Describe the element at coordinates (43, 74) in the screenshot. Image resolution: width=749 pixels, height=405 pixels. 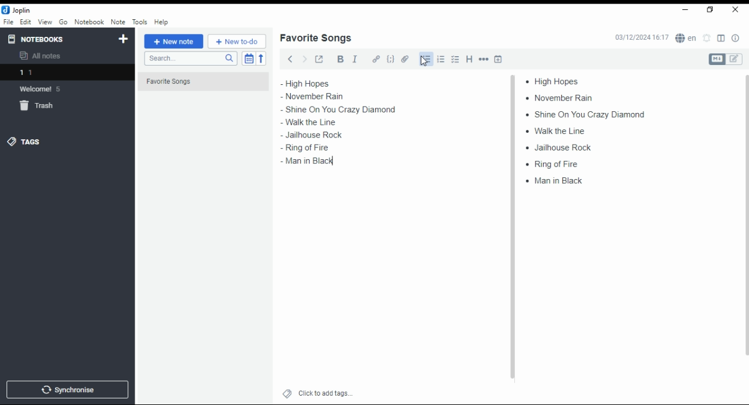
I see `notebook 1` at that location.